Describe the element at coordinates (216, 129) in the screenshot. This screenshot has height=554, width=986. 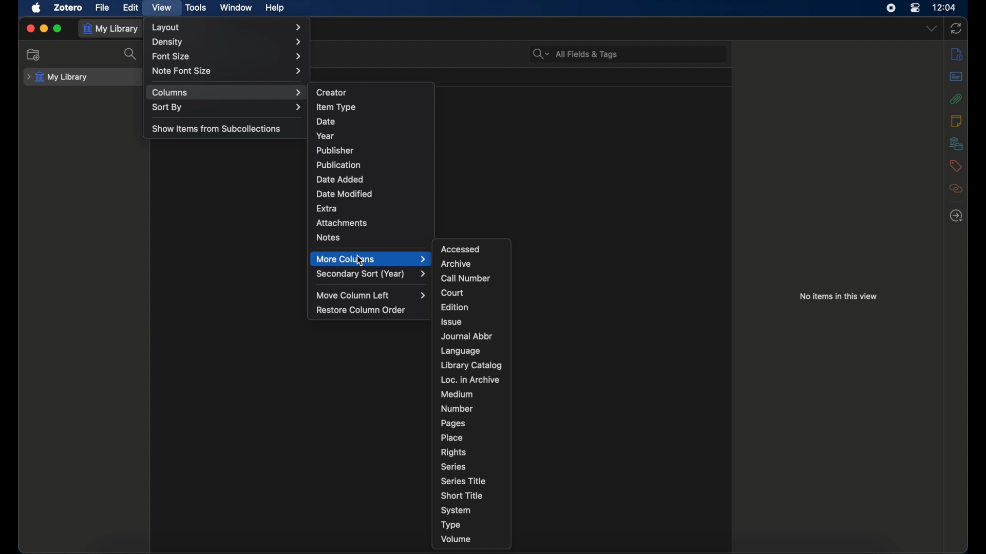
I see `show items from subcollections` at that location.